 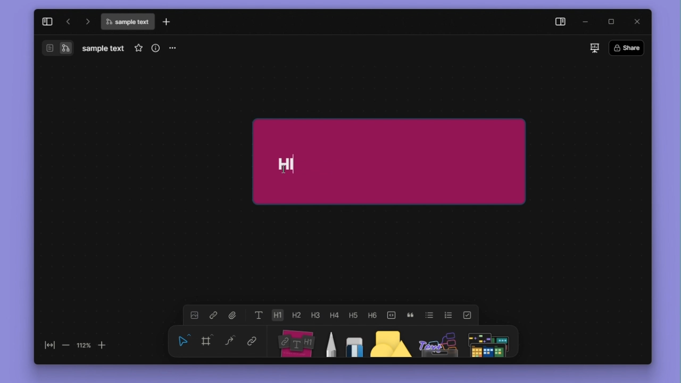 I want to click on Heading 1, so click(x=277, y=315).